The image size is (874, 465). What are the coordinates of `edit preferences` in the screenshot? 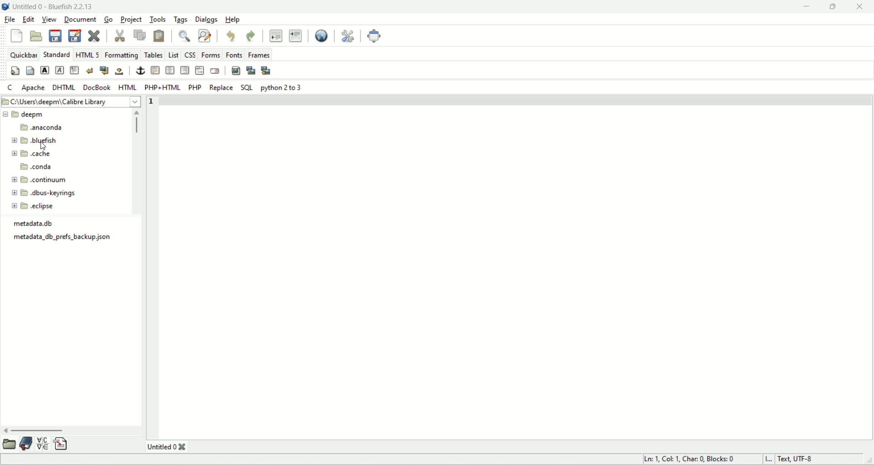 It's located at (351, 36).